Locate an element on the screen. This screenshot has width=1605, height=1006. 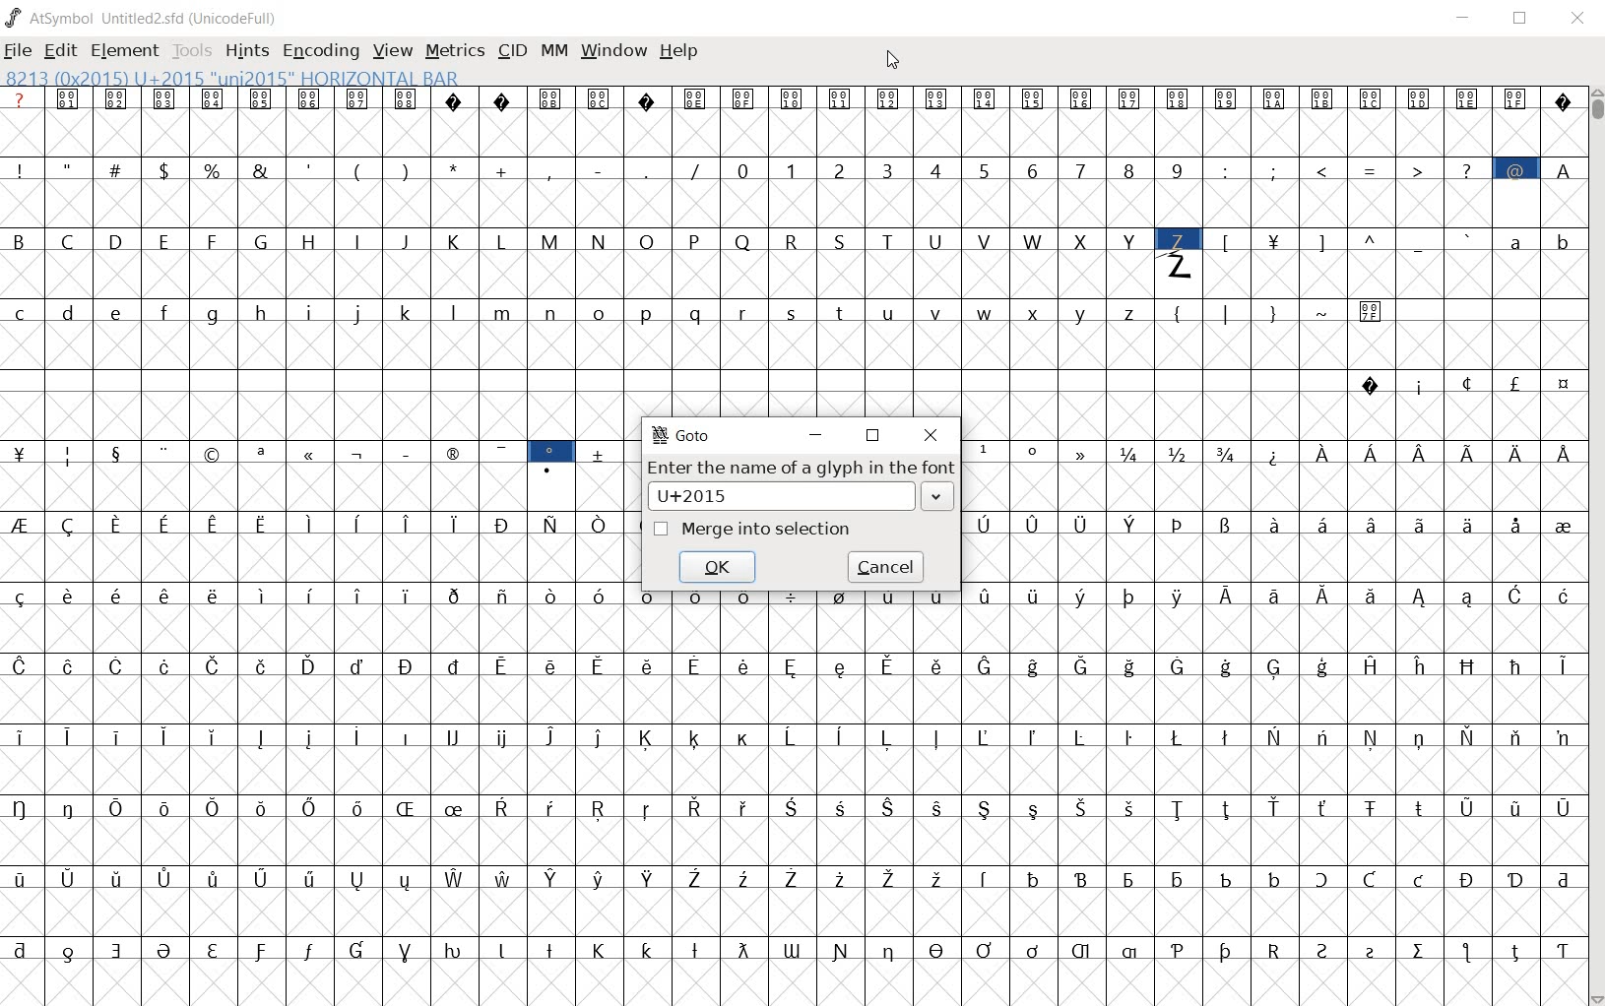
CID is located at coordinates (512, 50).